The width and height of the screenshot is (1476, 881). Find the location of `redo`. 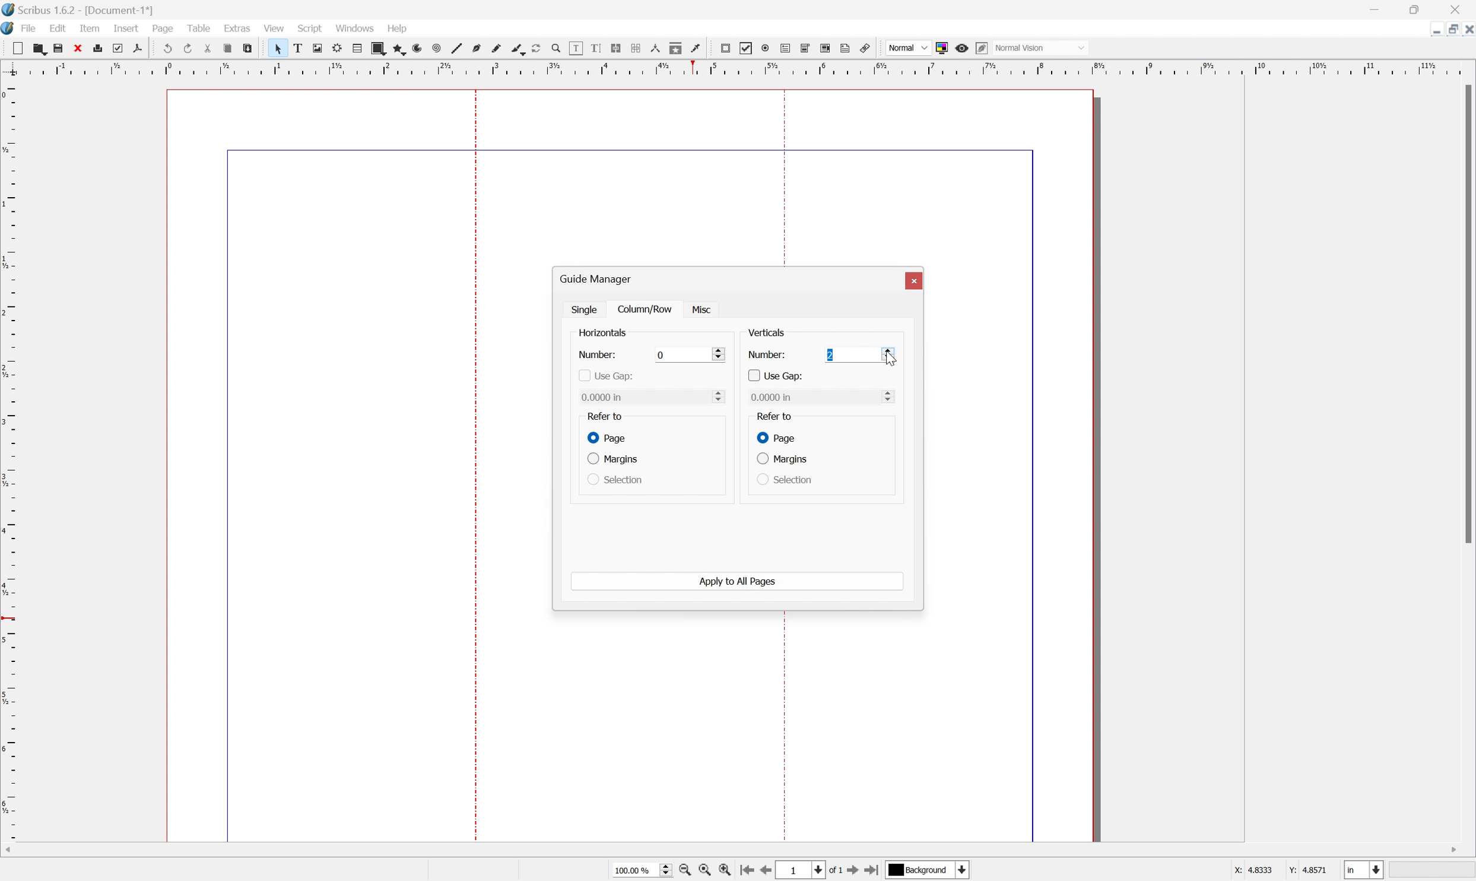

redo is located at coordinates (188, 48).